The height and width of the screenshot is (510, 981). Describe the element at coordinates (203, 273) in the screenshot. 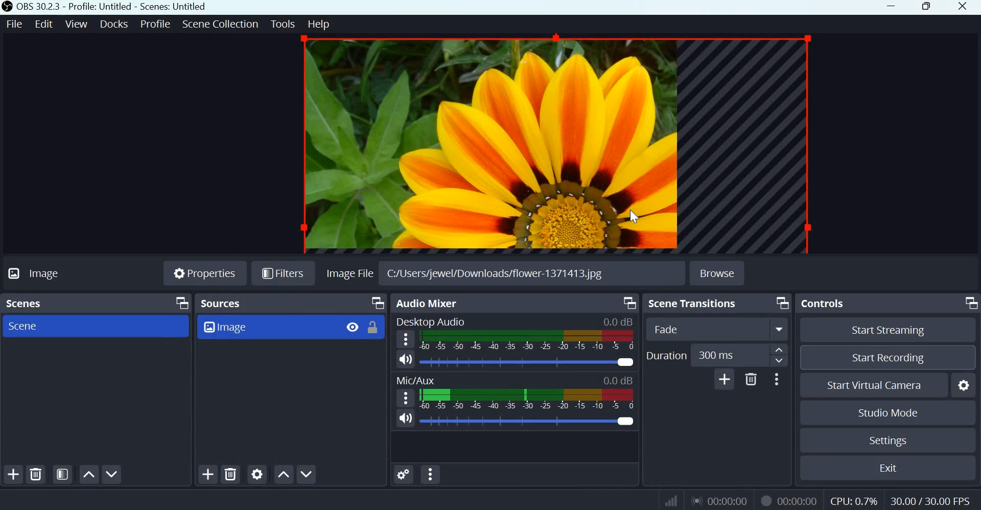

I see `Properties` at that location.